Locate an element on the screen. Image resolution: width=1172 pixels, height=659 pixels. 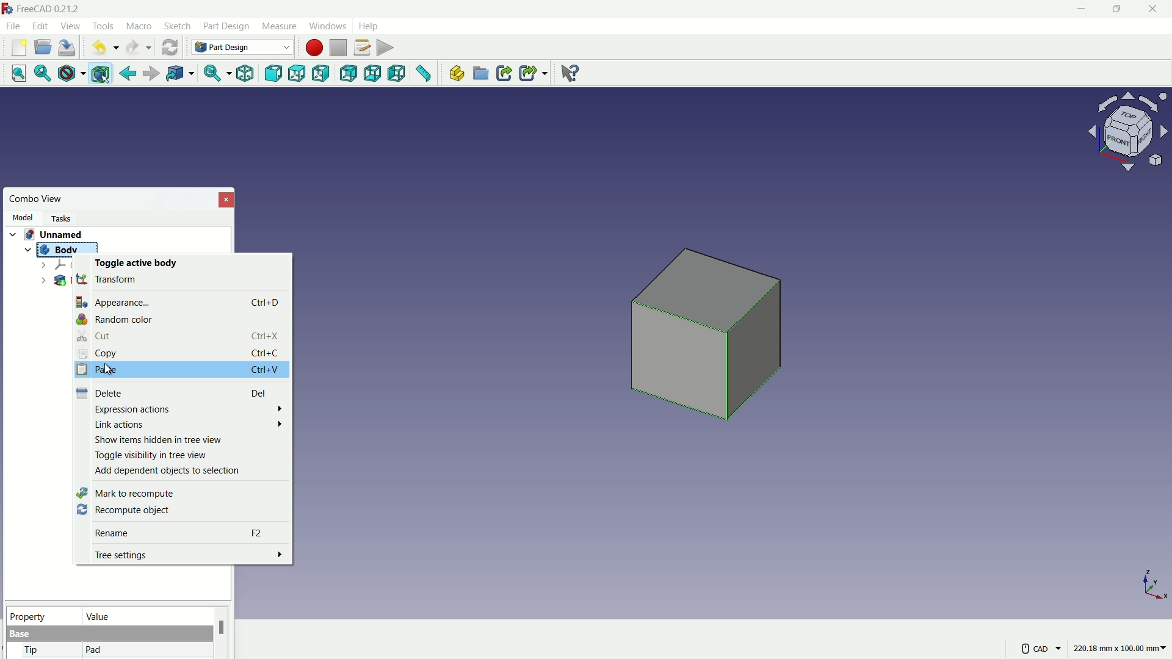
fit selection is located at coordinates (40, 74).